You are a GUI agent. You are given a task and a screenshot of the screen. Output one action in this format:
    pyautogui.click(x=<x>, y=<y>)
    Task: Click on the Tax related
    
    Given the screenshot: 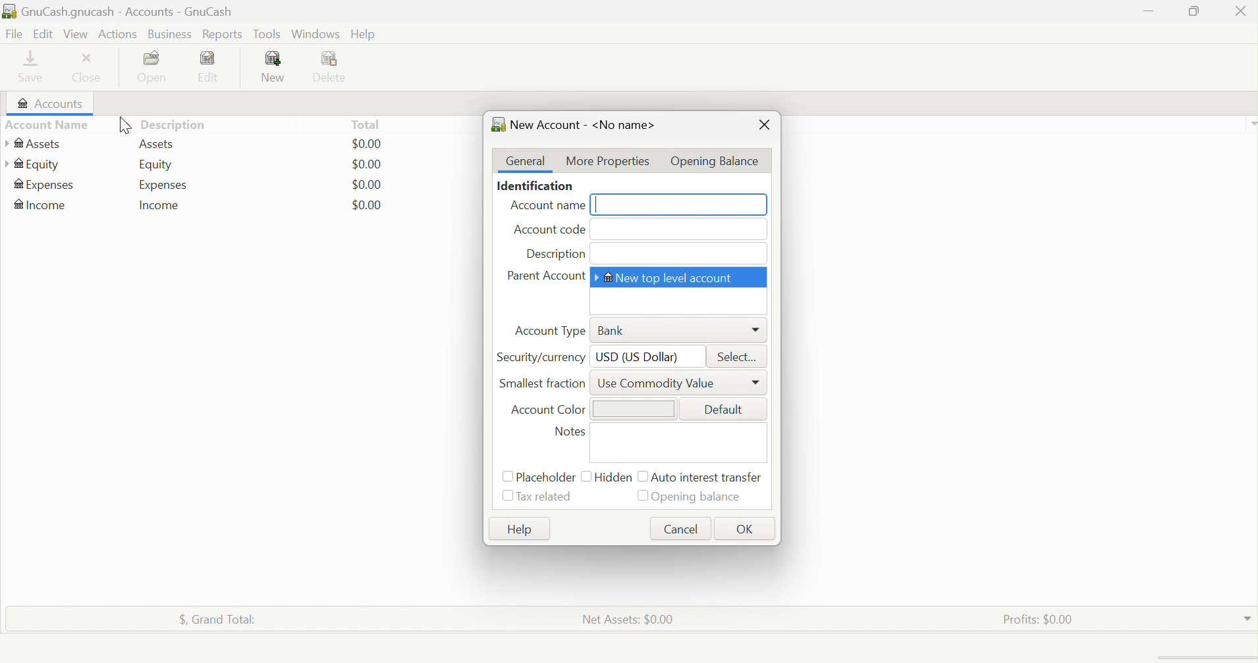 What is the action you would take?
    pyautogui.click(x=548, y=497)
    